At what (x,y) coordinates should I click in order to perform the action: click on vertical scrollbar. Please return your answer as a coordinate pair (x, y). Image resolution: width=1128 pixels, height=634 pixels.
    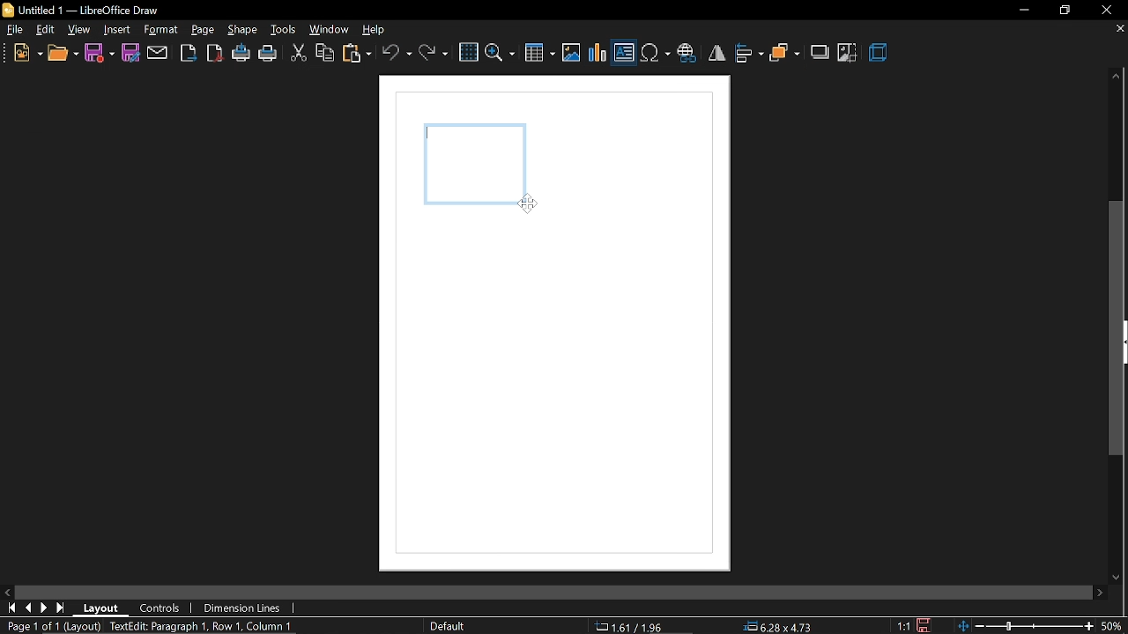
    Looking at the image, I should click on (1117, 328).